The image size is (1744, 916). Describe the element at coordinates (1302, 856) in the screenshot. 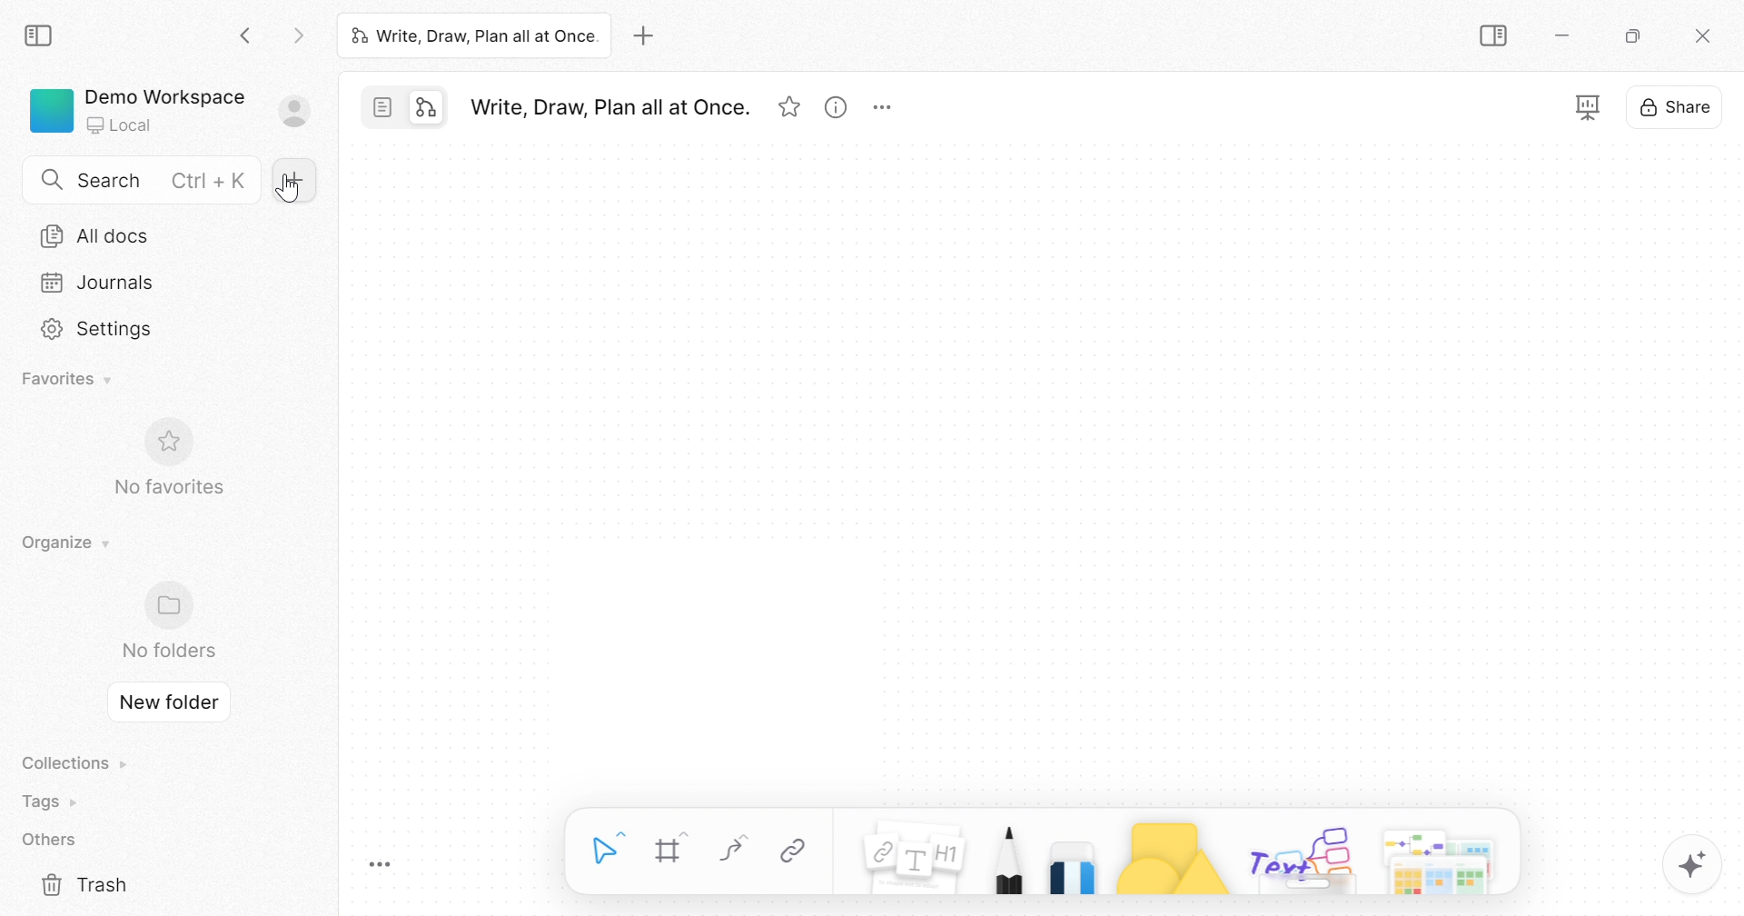

I see `Others` at that location.